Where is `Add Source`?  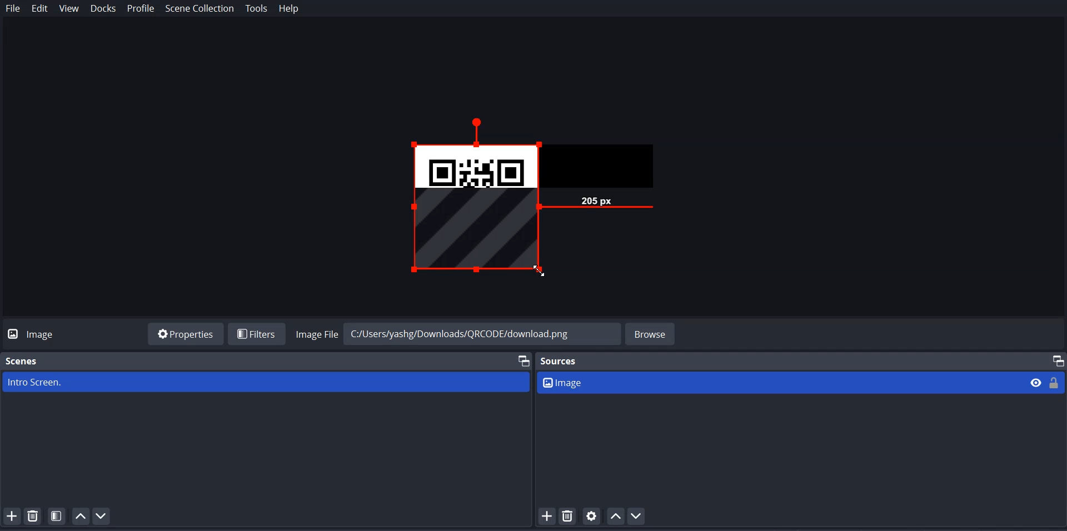
Add Source is located at coordinates (546, 516).